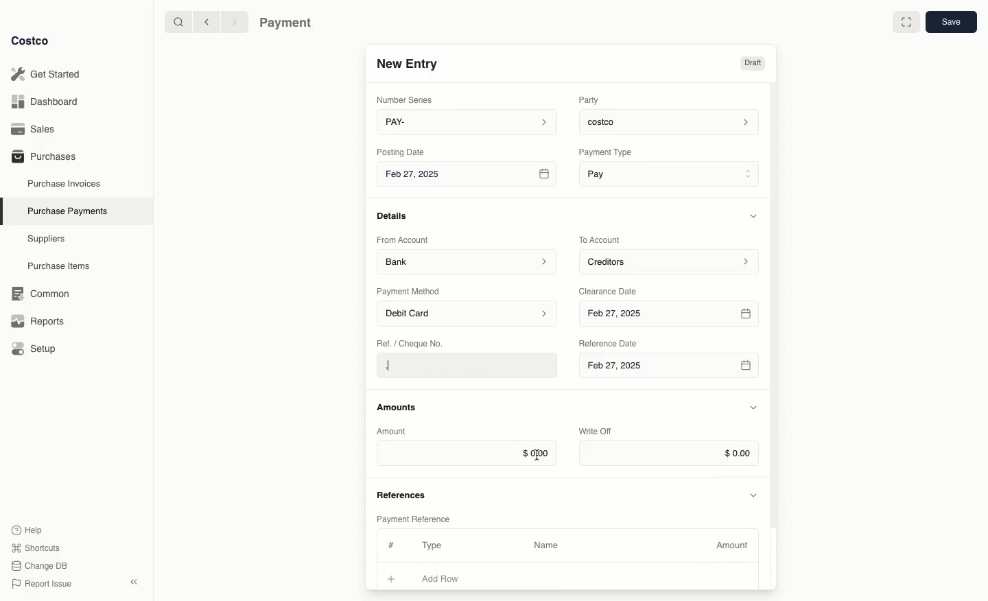  Describe the element at coordinates (671, 261) in the screenshot. I see `Creditors` at that location.